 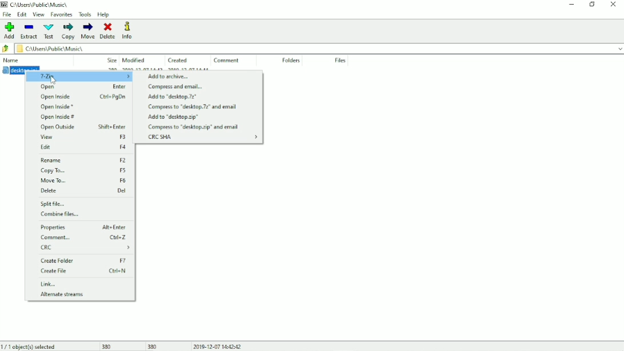 What do you see at coordinates (85, 248) in the screenshot?
I see `CRC` at bounding box center [85, 248].